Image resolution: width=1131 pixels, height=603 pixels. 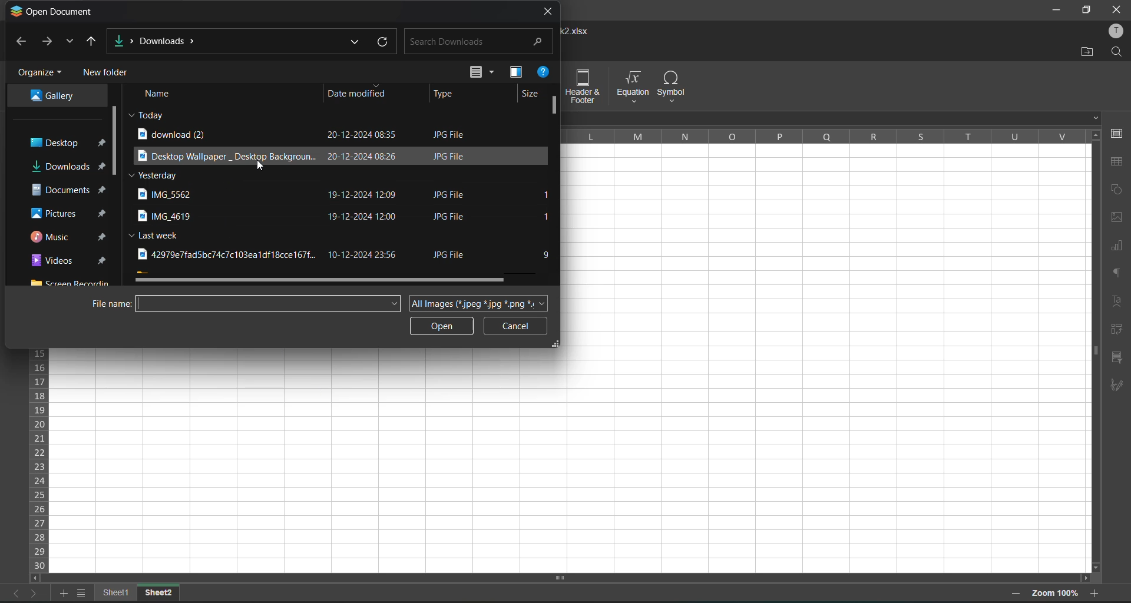 I want to click on header and footer, so click(x=587, y=87).